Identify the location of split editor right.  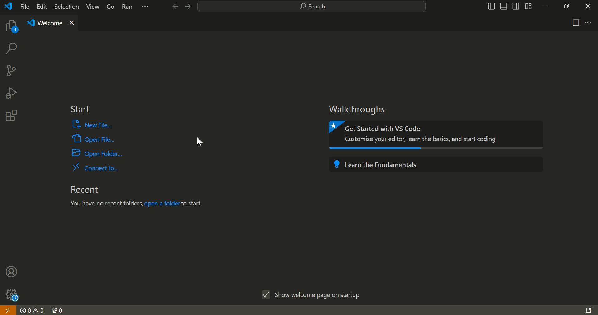
(576, 22).